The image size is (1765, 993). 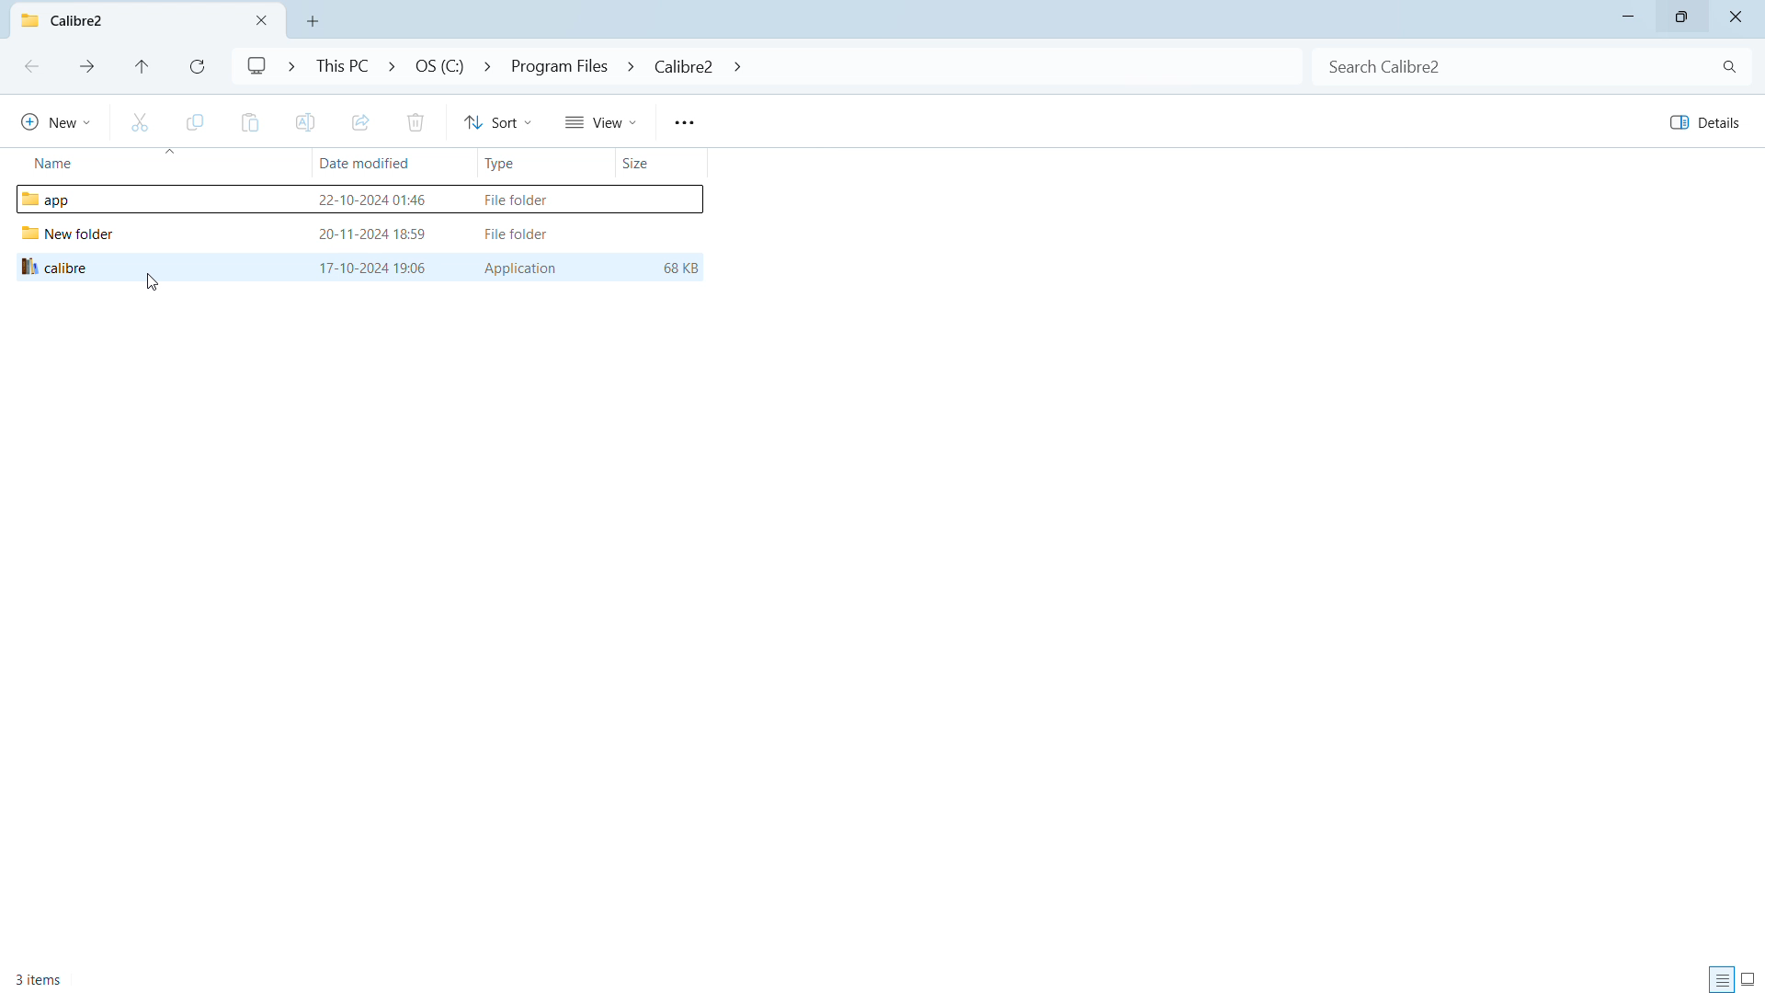 What do you see at coordinates (152, 280) in the screenshot?
I see `cursor` at bounding box center [152, 280].